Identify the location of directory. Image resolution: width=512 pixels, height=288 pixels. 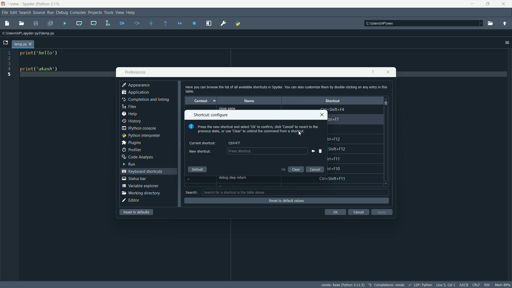
(29, 34).